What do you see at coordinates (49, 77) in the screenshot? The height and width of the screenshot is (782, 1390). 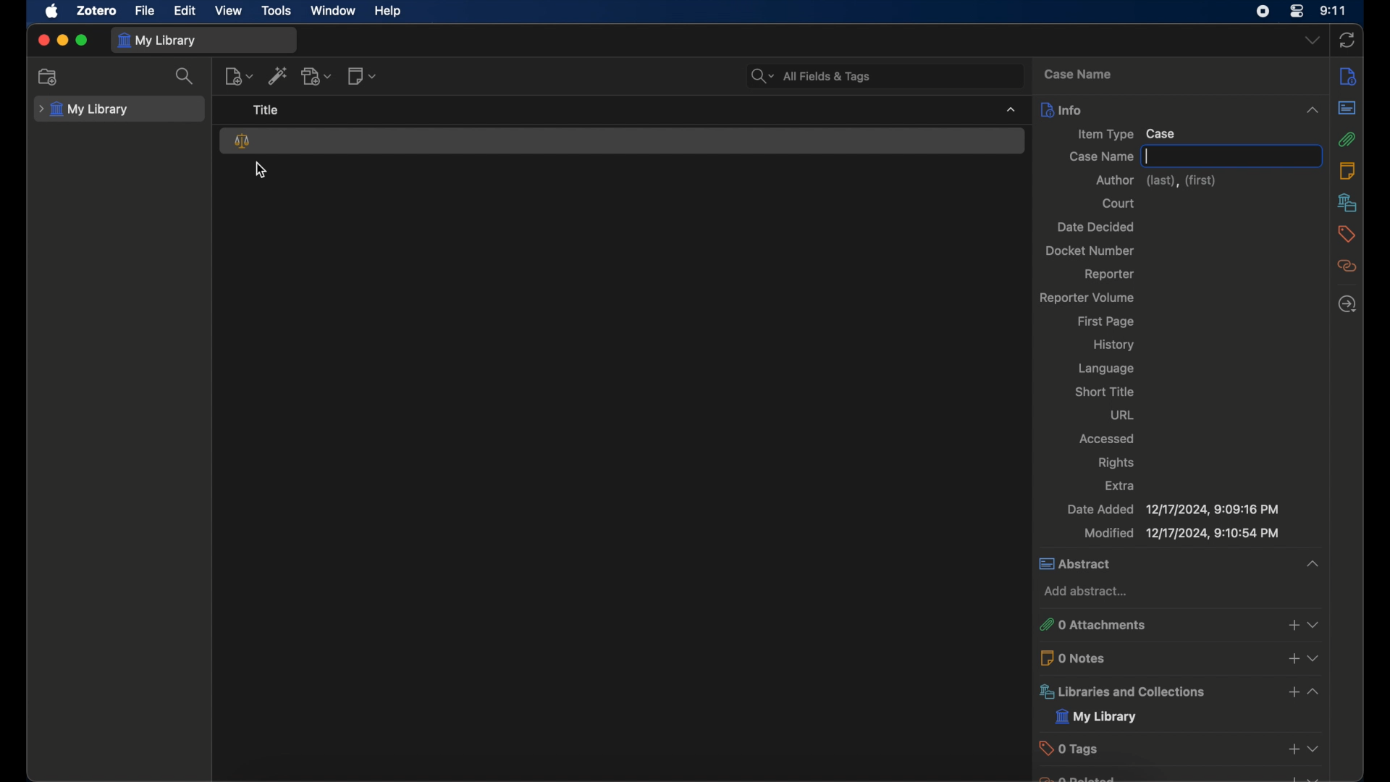 I see `new collection` at bounding box center [49, 77].